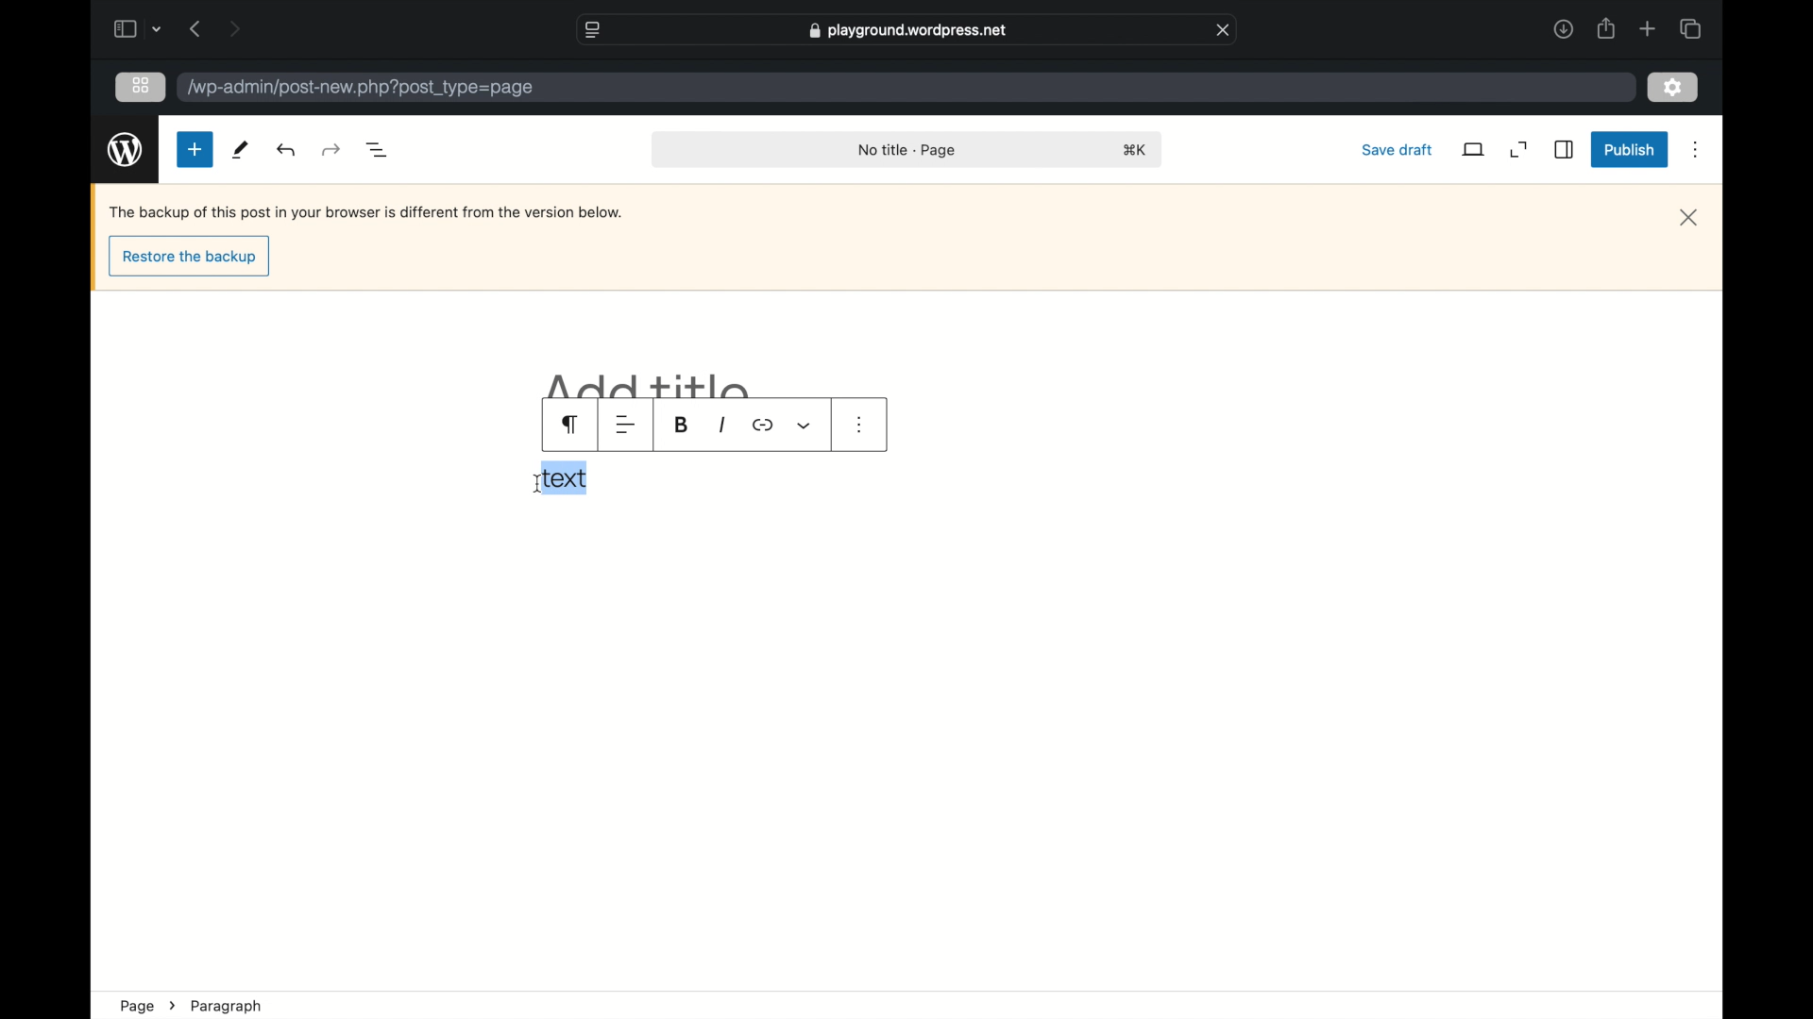  What do you see at coordinates (228, 1007) in the screenshot?
I see `paragraph` at bounding box center [228, 1007].